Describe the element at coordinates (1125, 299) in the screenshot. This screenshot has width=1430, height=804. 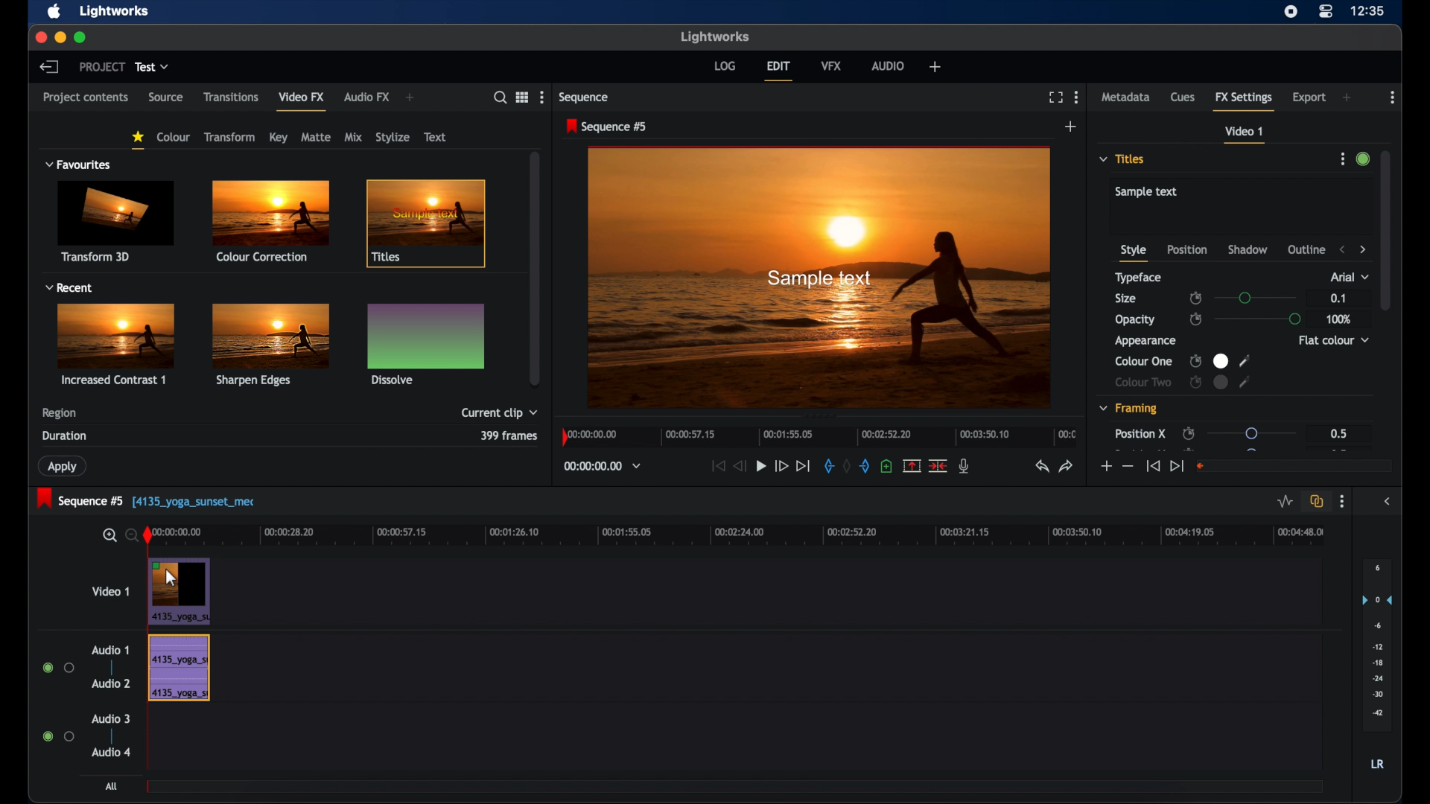
I see `size` at that location.